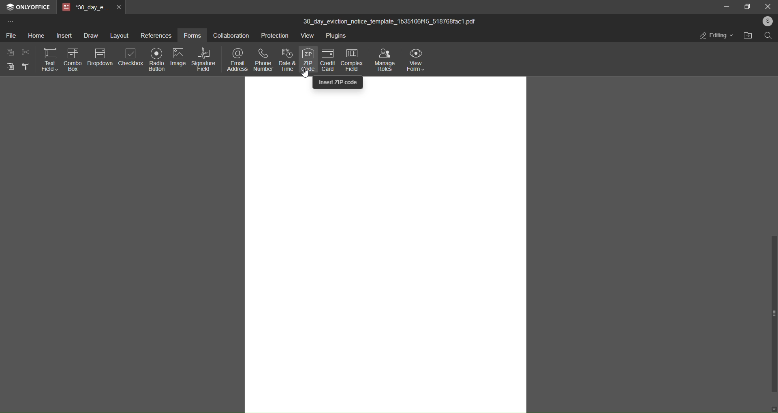  I want to click on cut, so click(25, 52).